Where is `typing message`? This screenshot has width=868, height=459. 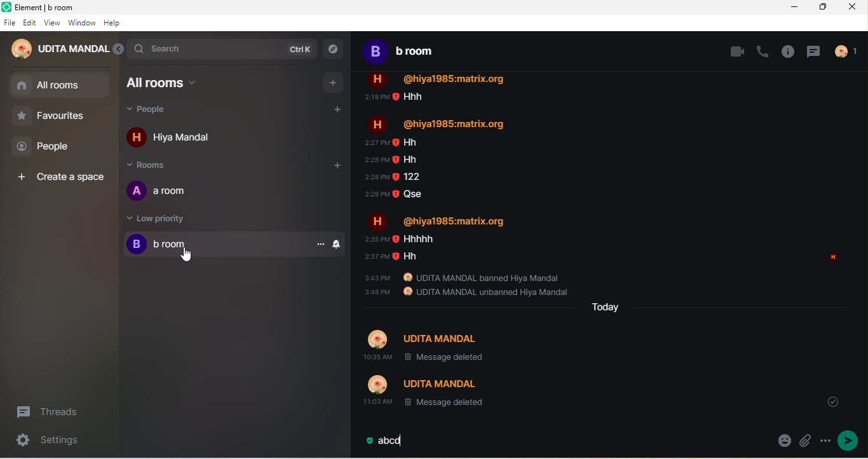
typing message is located at coordinates (391, 443).